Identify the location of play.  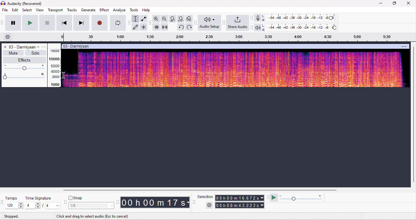
(30, 23).